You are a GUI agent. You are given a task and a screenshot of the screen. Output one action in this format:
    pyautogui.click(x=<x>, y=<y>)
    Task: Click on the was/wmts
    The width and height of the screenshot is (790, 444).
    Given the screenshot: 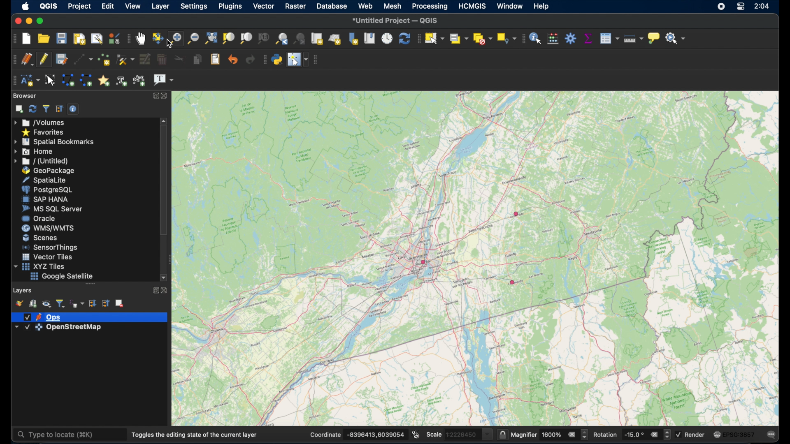 What is the action you would take?
    pyautogui.click(x=46, y=228)
    